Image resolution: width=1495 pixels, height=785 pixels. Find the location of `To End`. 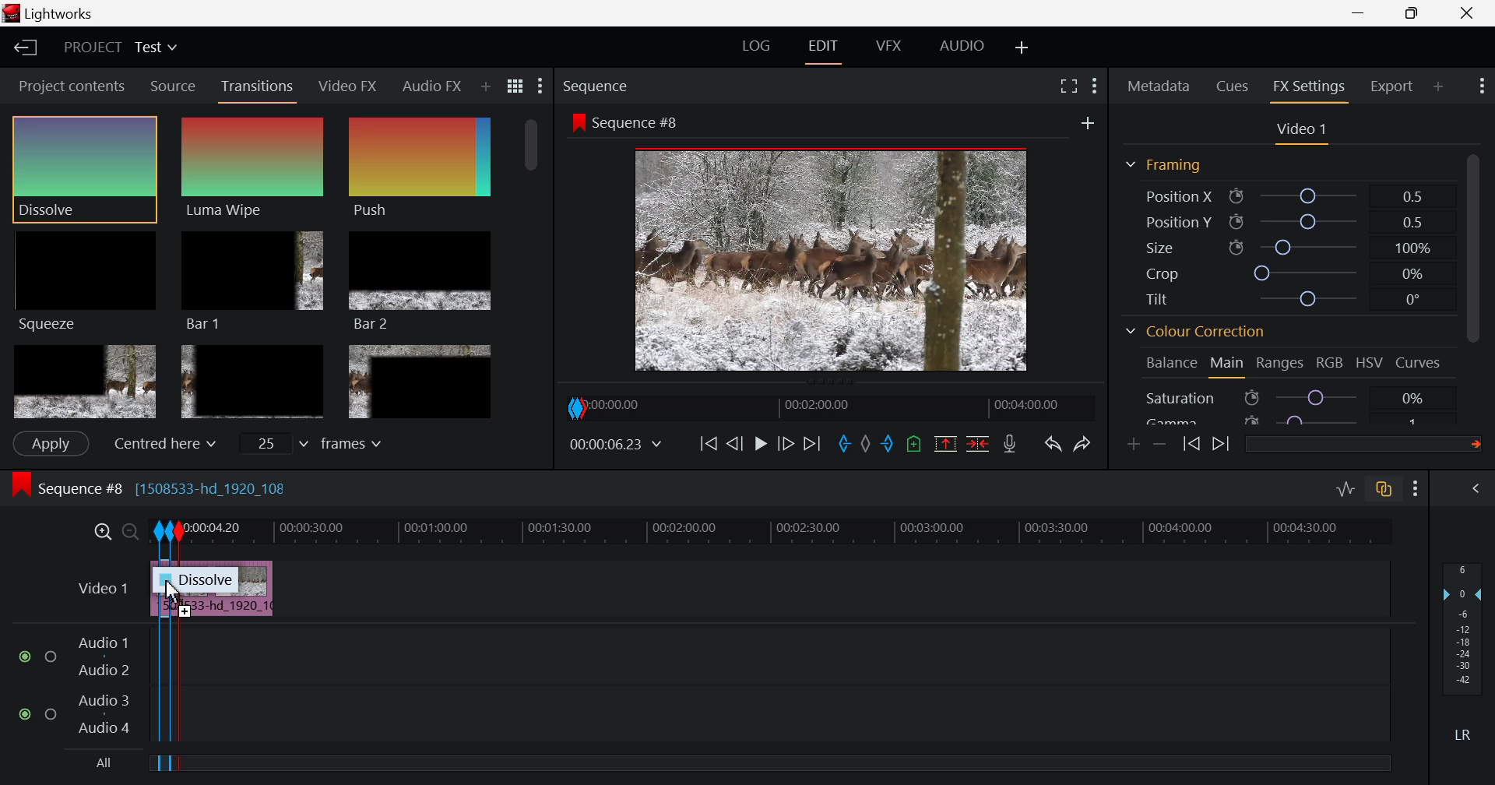

To End is located at coordinates (810, 447).